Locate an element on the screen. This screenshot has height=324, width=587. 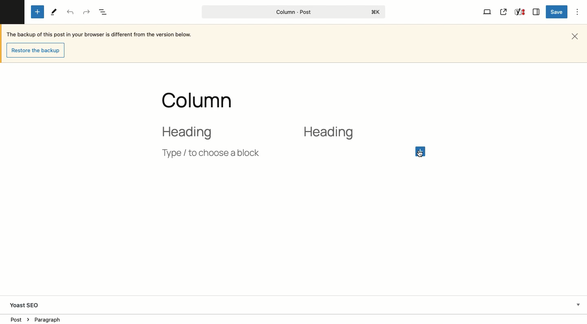
Hide is located at coordinates (578, 304).